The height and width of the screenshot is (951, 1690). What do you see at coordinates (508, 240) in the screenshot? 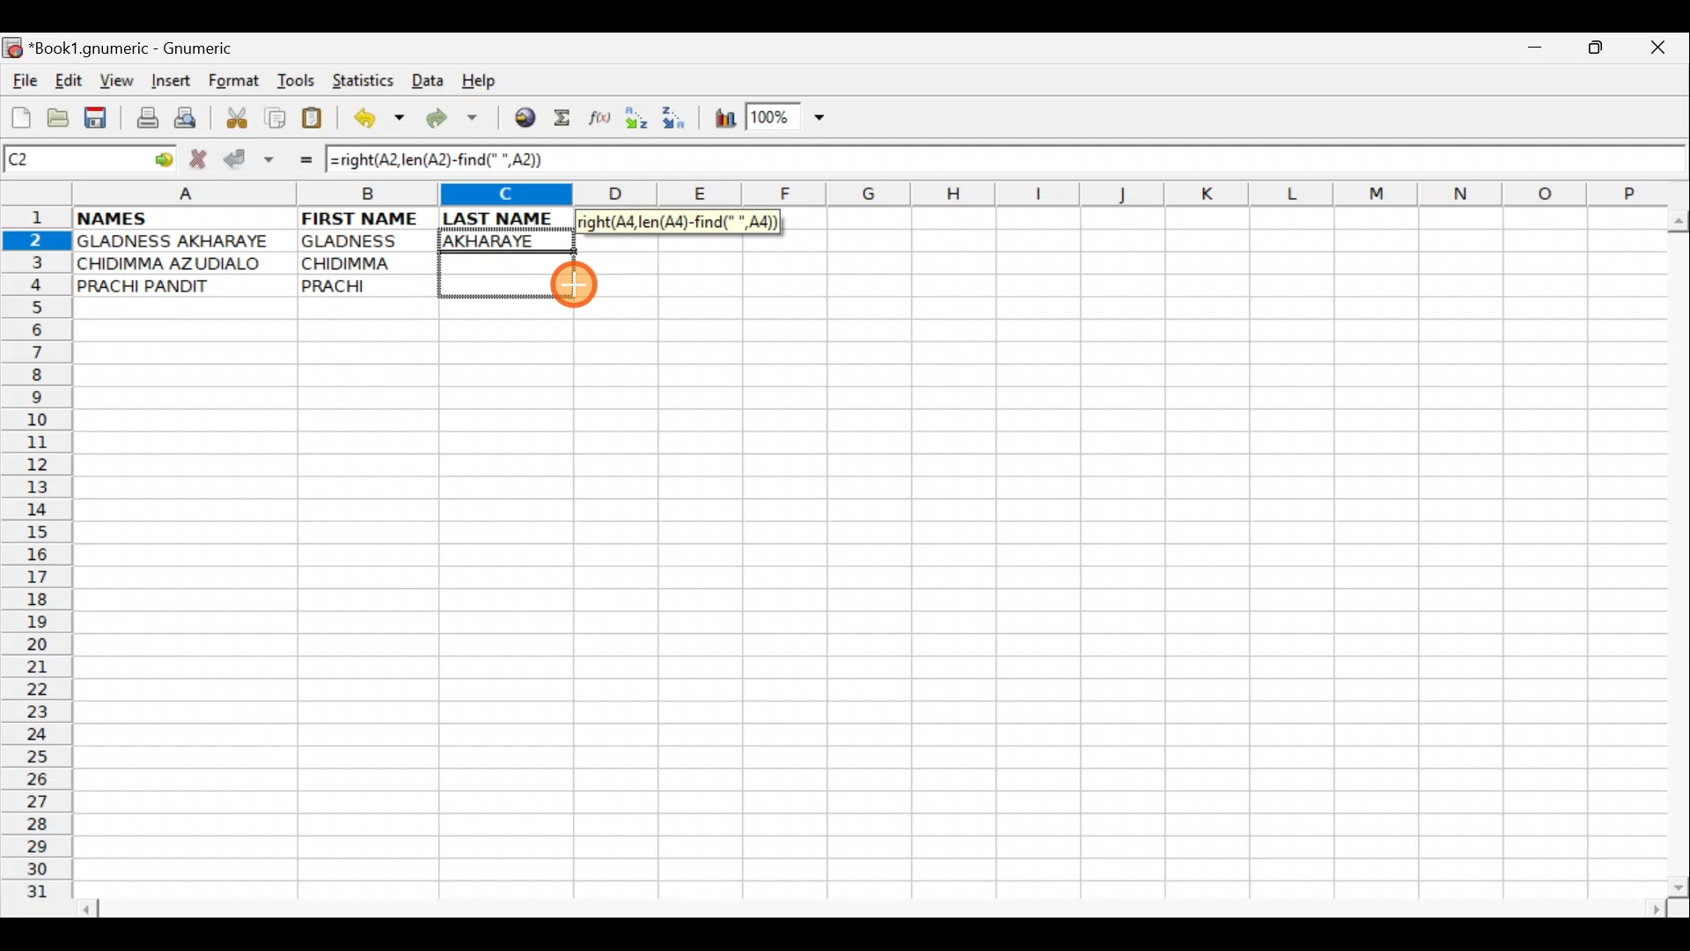
I see `AKHARAYE` at bounding box center [508, 240].